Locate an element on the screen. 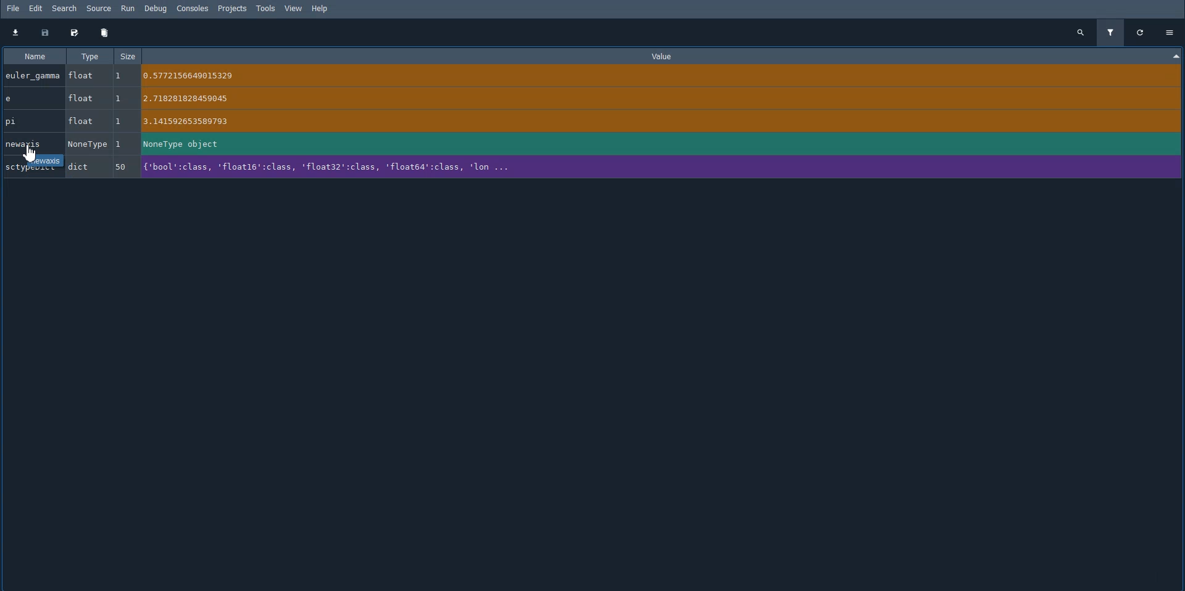  Save data as is located at coordinates (75, 34).